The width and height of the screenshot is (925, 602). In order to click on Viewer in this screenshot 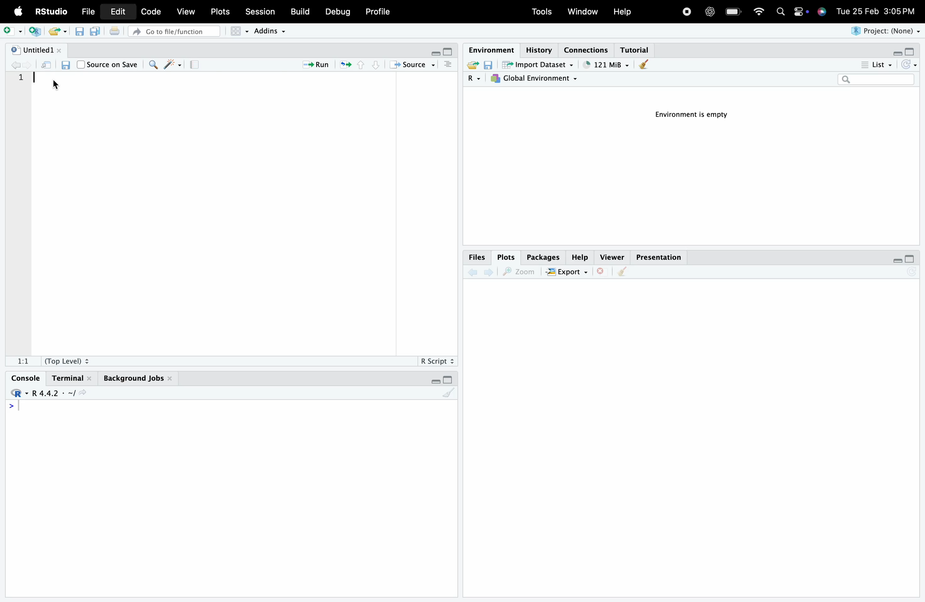, I will do `click(612, 257)`.